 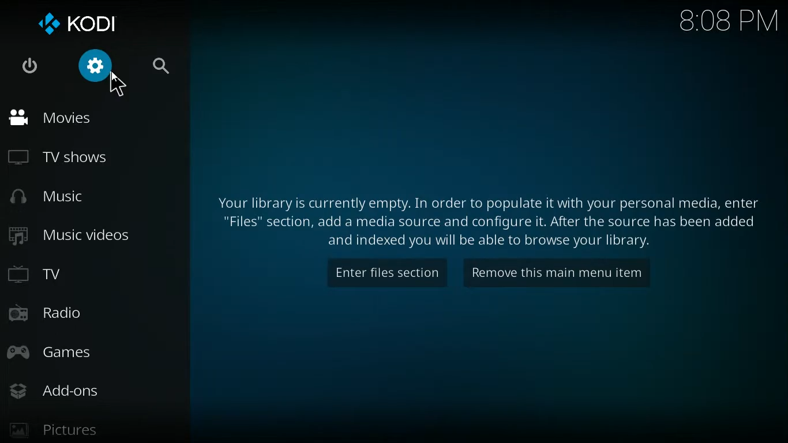 I want to click on enter files section, so click(x=385, y=274).